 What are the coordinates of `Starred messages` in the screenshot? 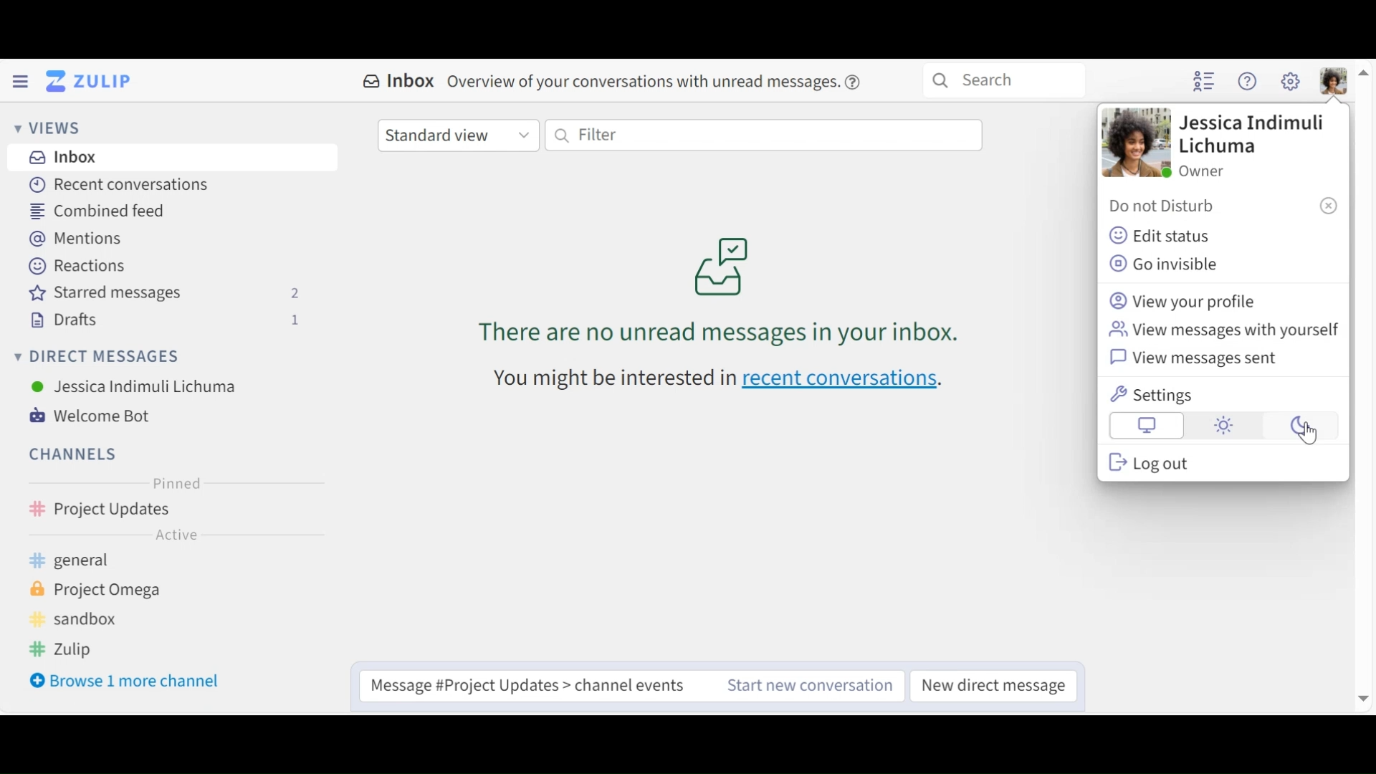 It's located at (168, 295).